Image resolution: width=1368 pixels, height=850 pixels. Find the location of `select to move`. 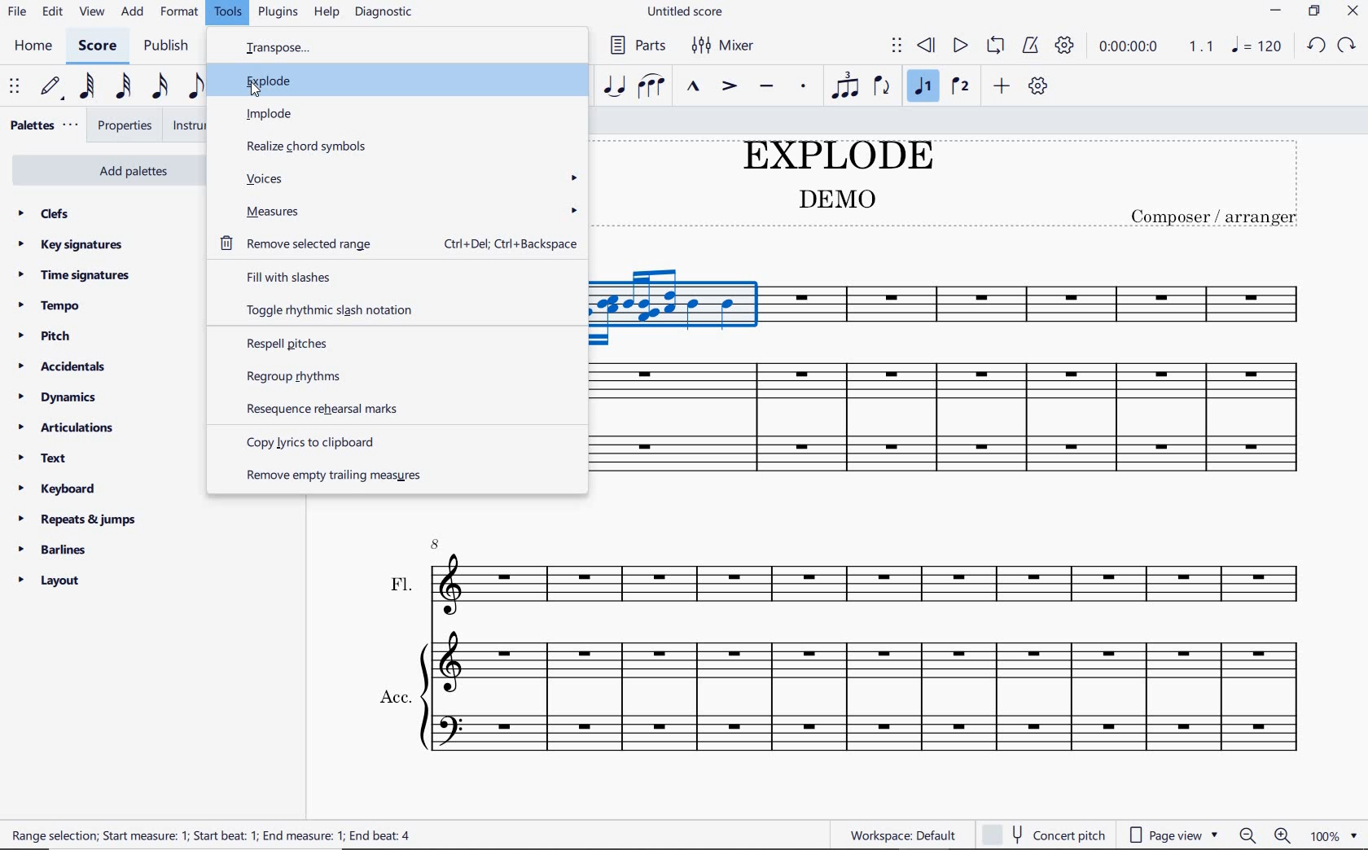

select to move is located at coordinates (896, 46).